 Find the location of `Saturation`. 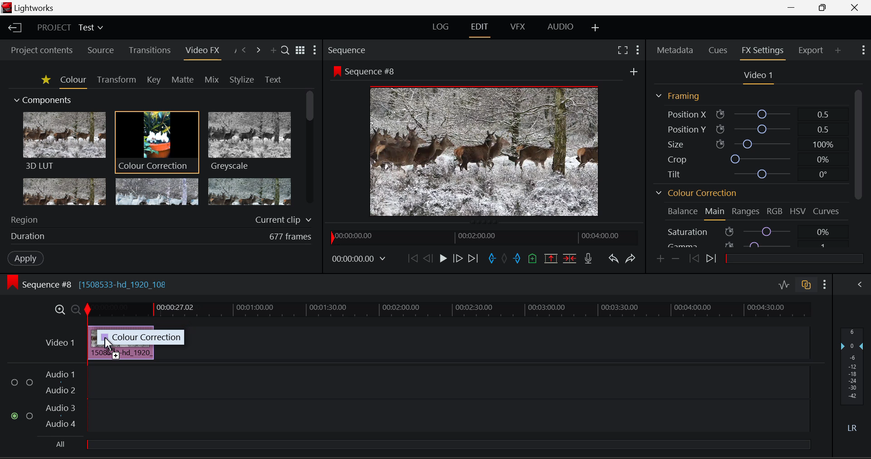

Saturation is located at coordinates (748, 230).